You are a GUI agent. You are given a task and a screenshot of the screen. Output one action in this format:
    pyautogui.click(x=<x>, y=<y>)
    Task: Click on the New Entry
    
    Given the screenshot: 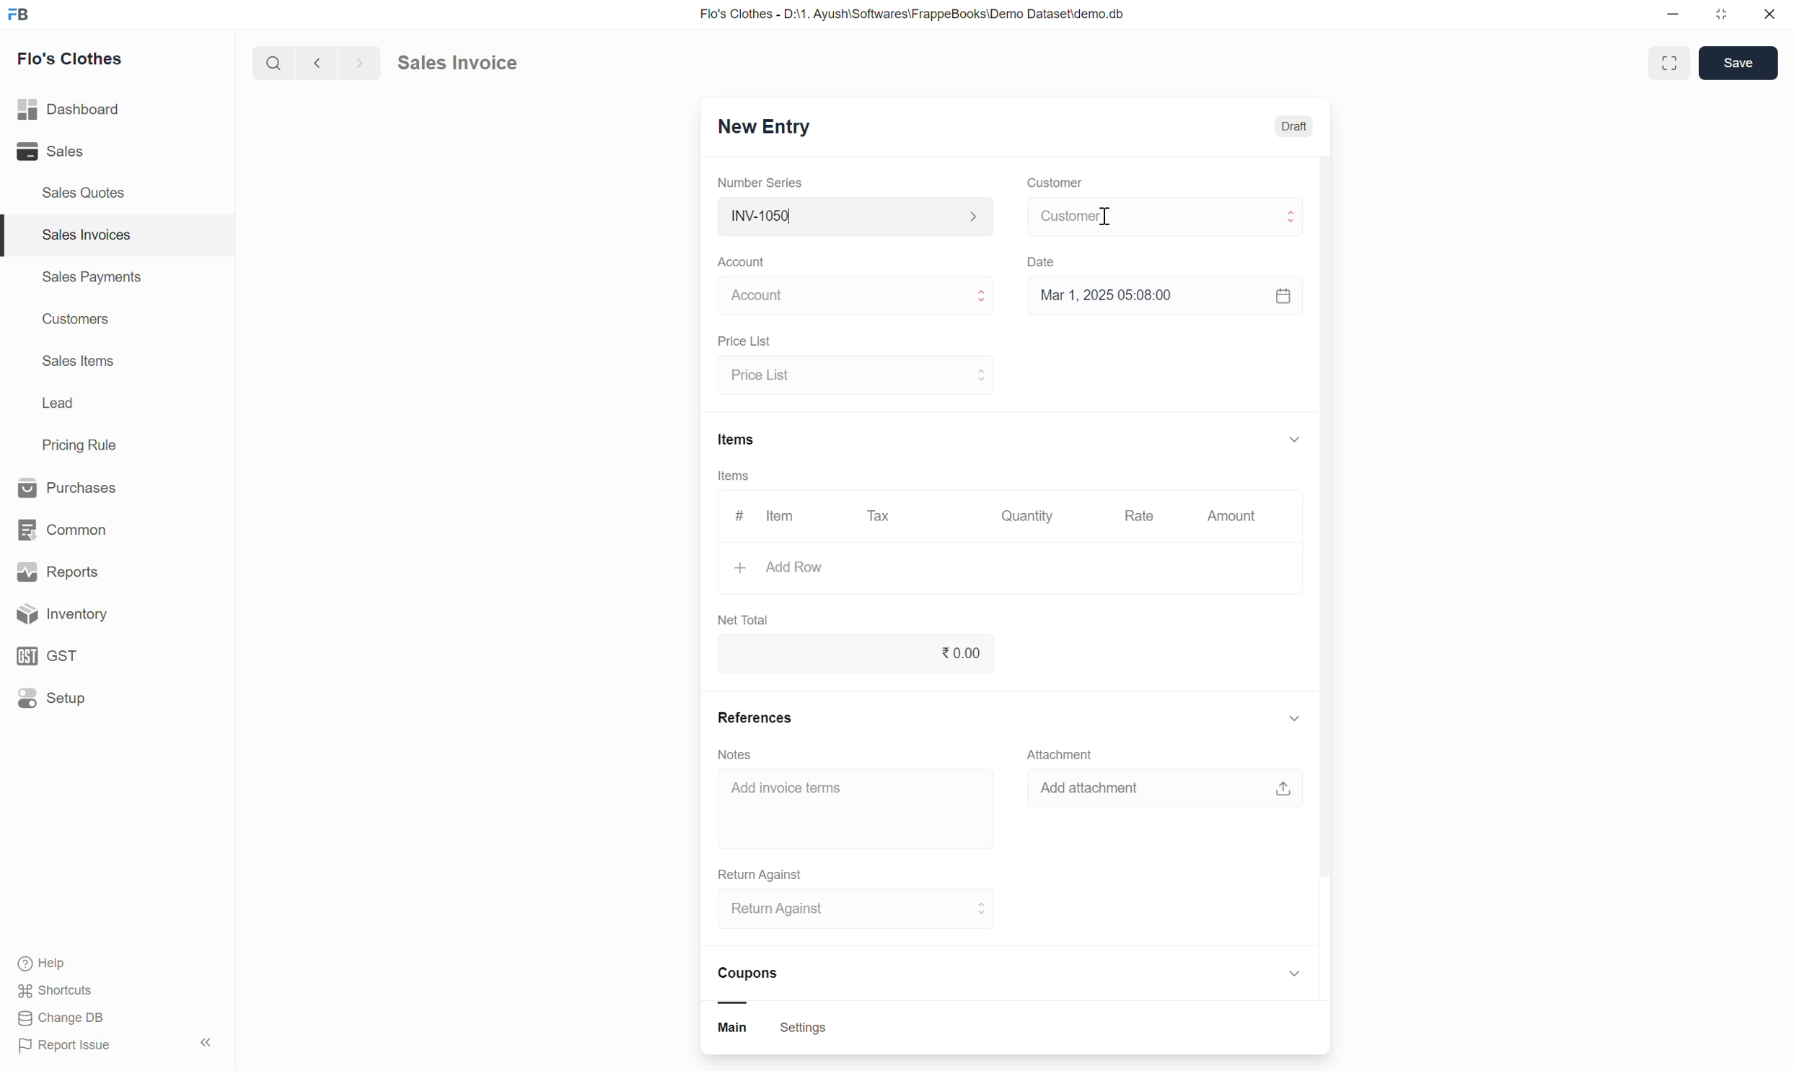 What is the action you would take?
    pyautogui.click(x=775, y=128)
    